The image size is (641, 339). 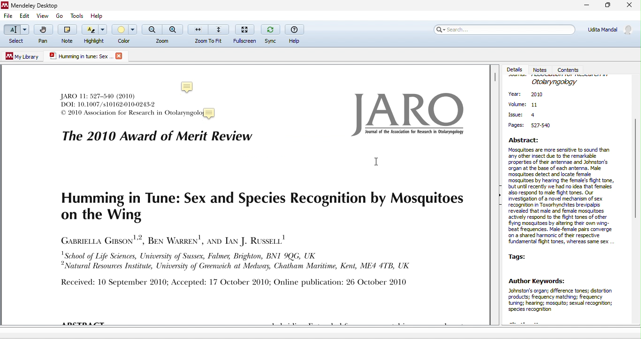 What do you see at coordinates (110, 104) in the screenshot?
I see `journal text` at bounding box center [110, 104].